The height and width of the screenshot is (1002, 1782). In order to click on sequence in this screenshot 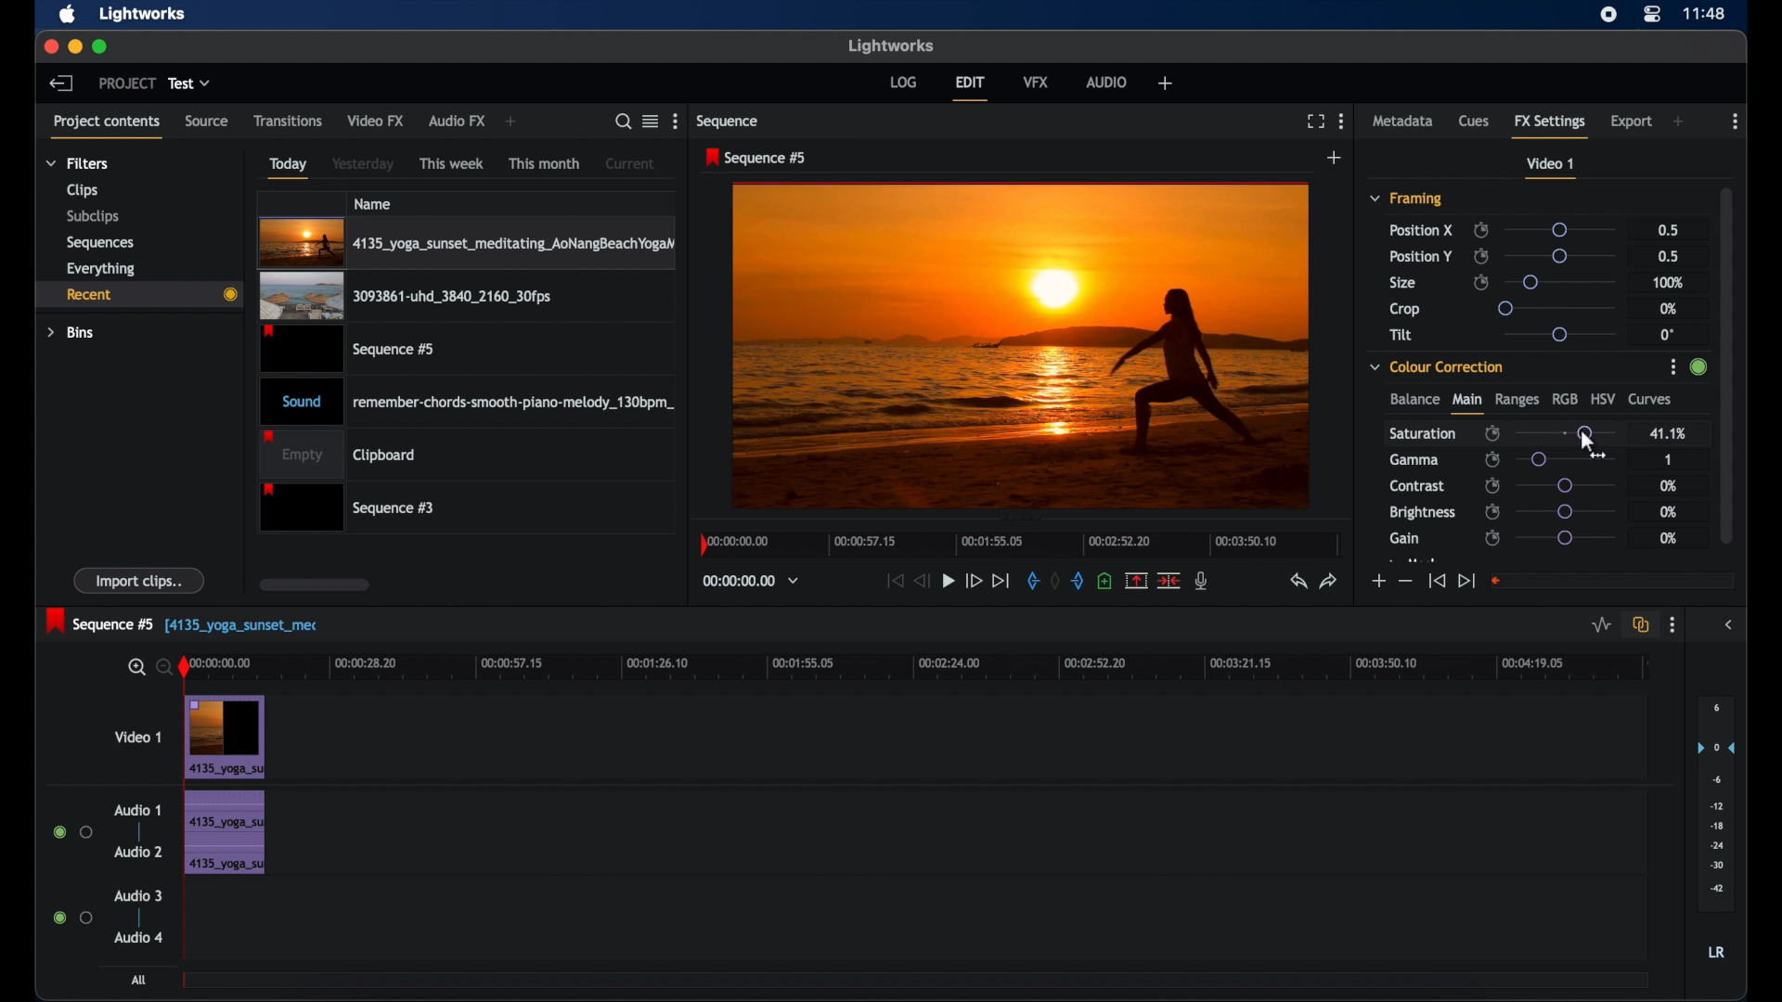, I will do `click(730, 122)`.